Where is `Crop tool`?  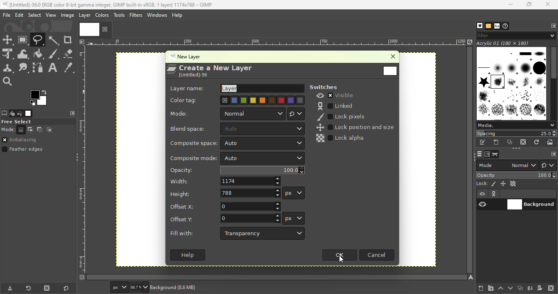 Crop tool is located at coordinates (69, 40).